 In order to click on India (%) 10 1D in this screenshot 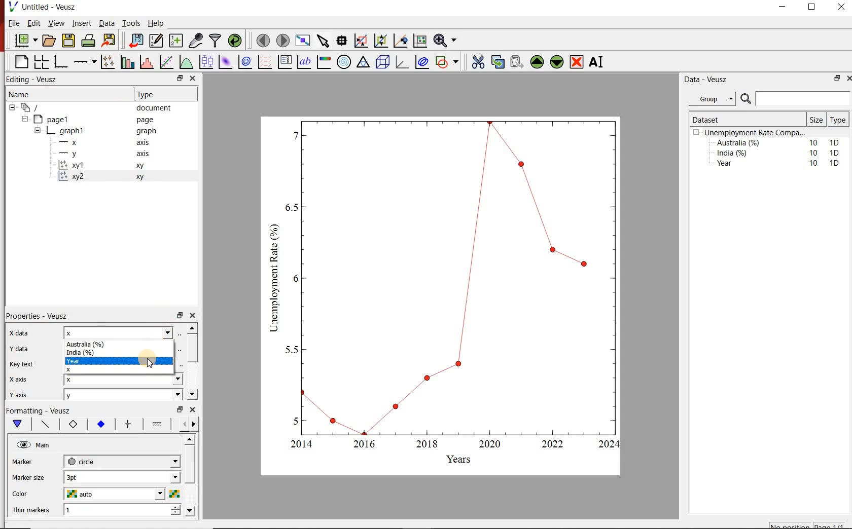, I will do `click(779, 153)`.